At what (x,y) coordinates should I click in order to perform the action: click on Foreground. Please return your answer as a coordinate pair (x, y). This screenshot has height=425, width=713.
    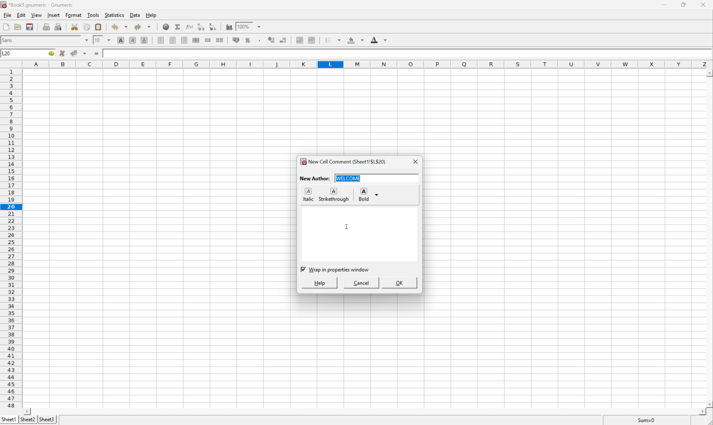
    Looking at the image, I should click on (379, 40).